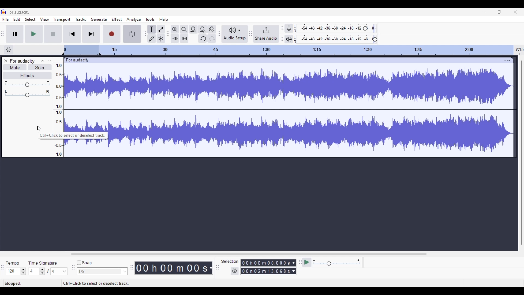 The width and height of the screenshot is (524, 295). I want to click on Selection duration, so click(266, 267).